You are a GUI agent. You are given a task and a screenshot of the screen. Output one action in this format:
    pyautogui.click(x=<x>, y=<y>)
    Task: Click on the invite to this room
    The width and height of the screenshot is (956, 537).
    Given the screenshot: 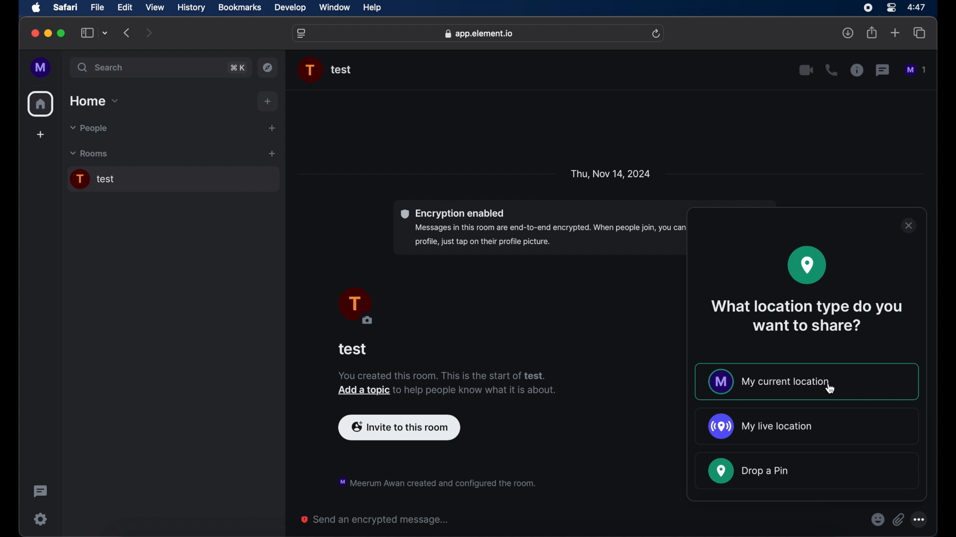 What is the action you would take?
    pyautogui.click(x=399, y=426)
    